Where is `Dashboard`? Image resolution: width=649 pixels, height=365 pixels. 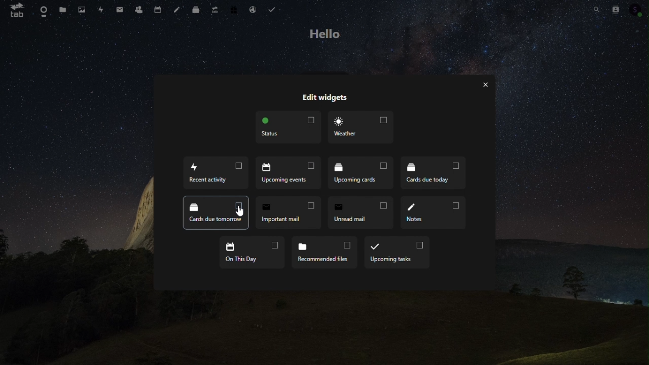
Dashboard is located at coordinates (42, 11).